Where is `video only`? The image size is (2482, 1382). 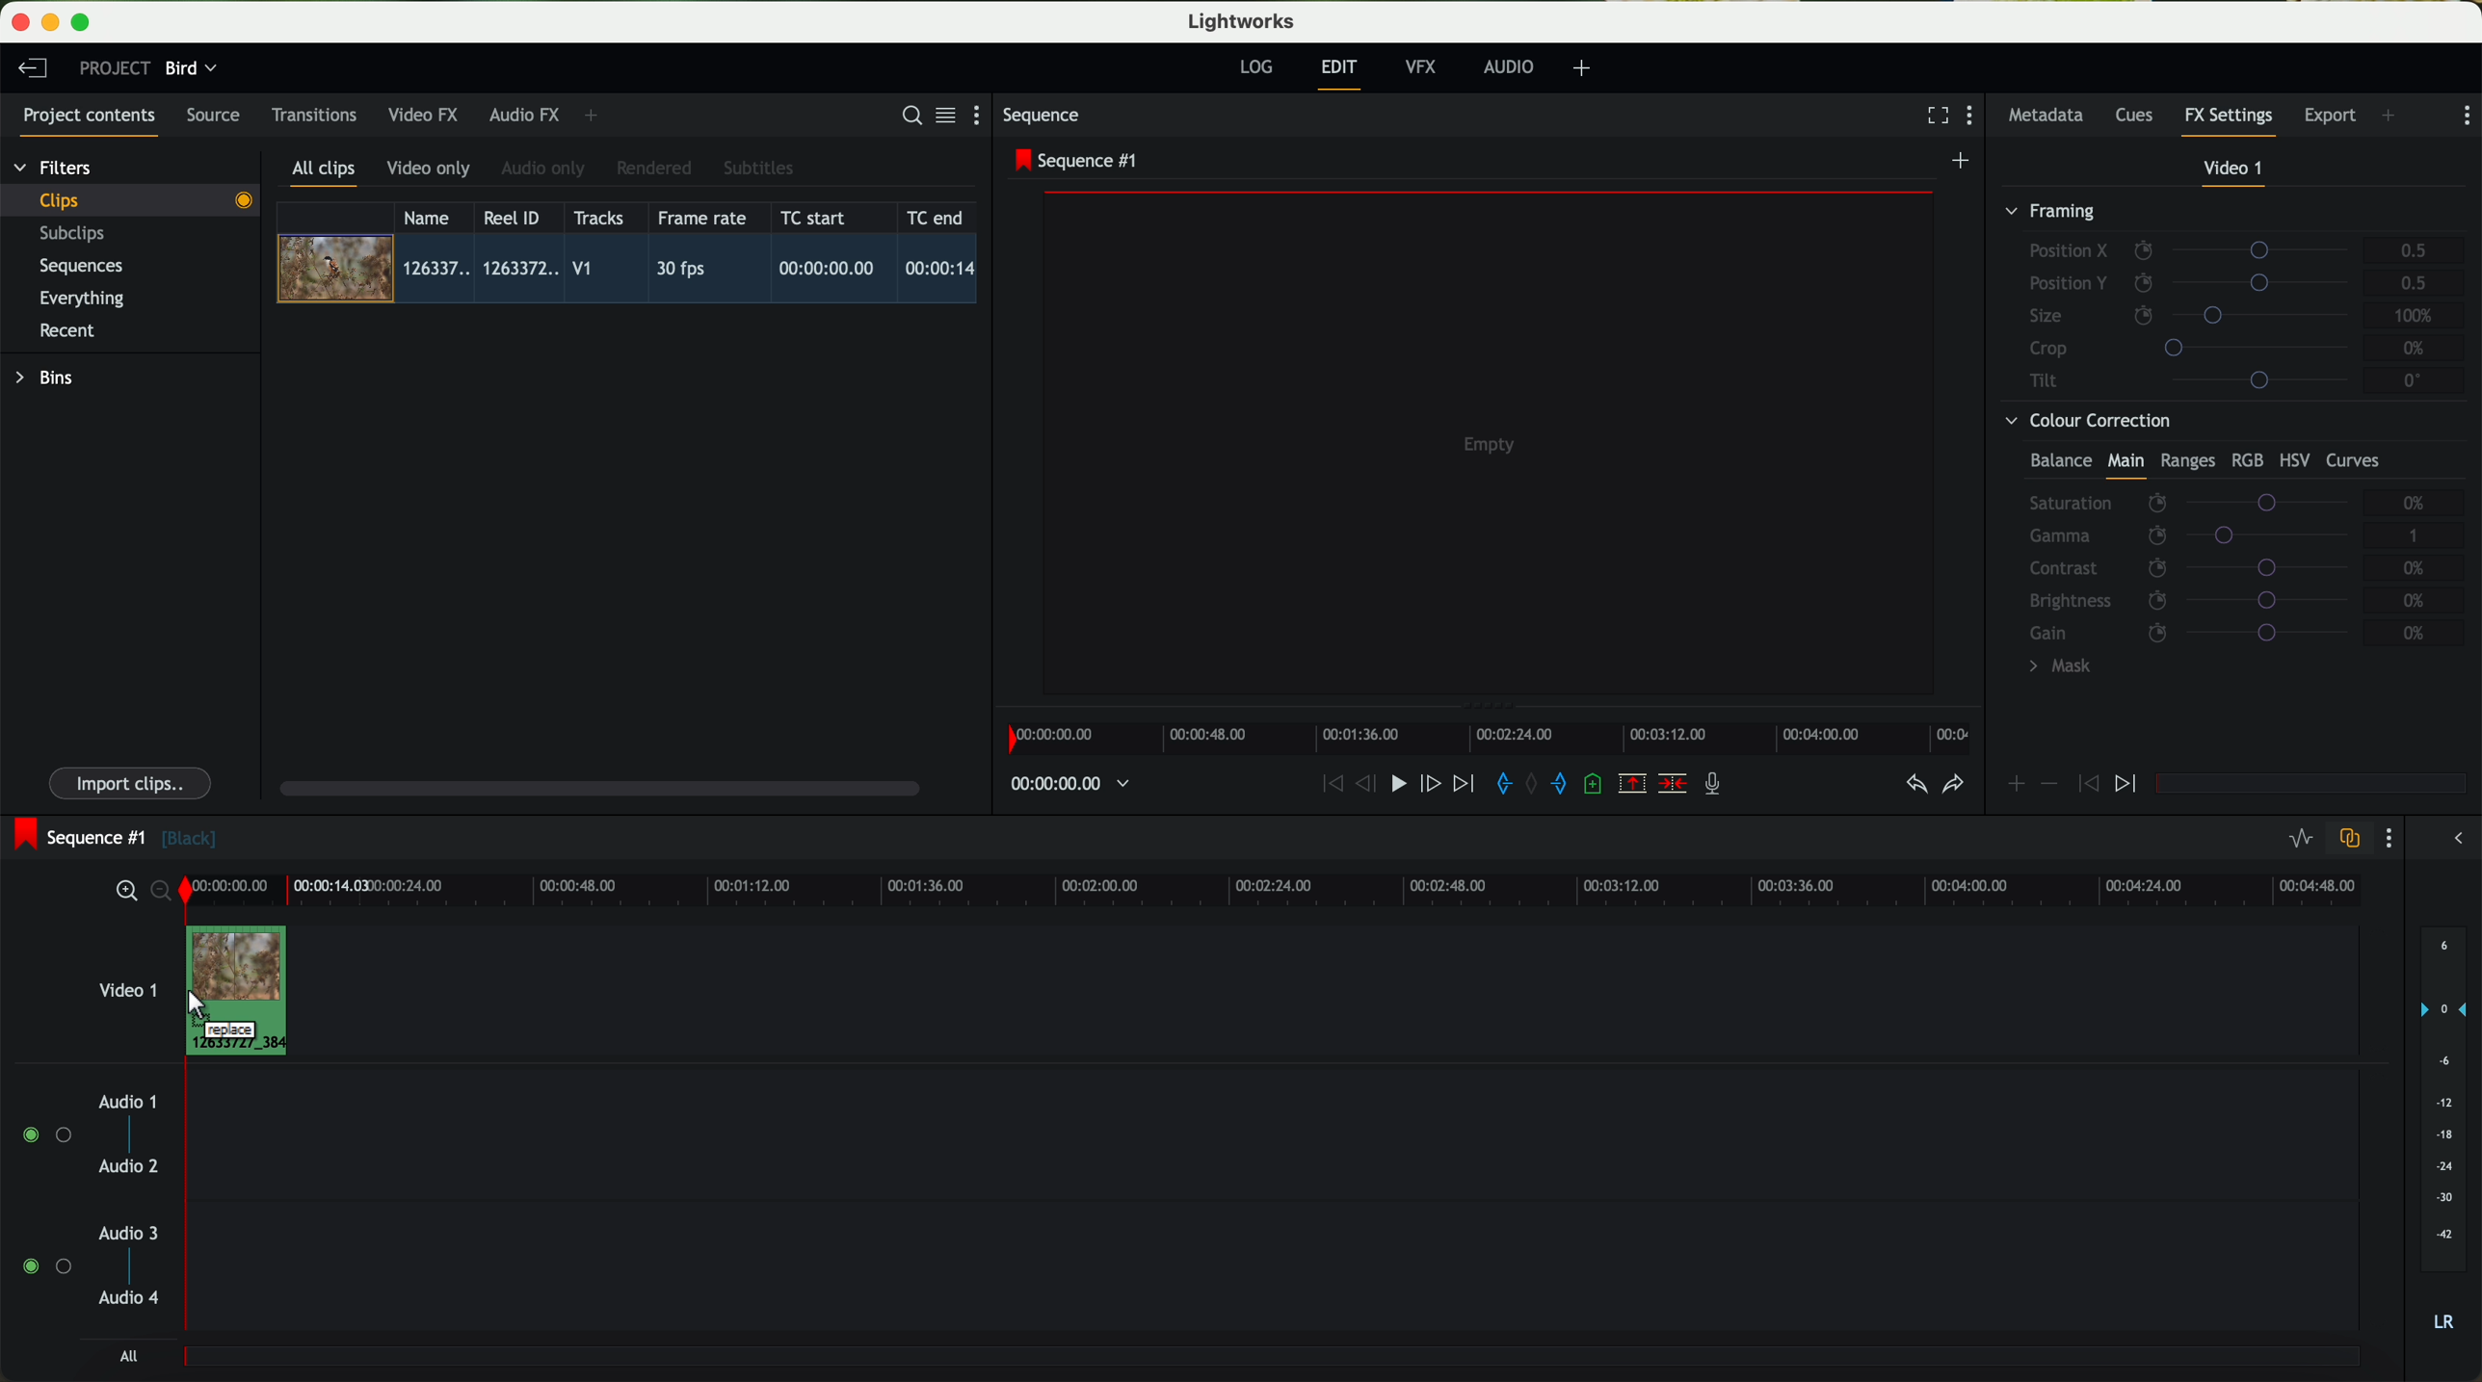 video only is located at coordinates (428, 169).